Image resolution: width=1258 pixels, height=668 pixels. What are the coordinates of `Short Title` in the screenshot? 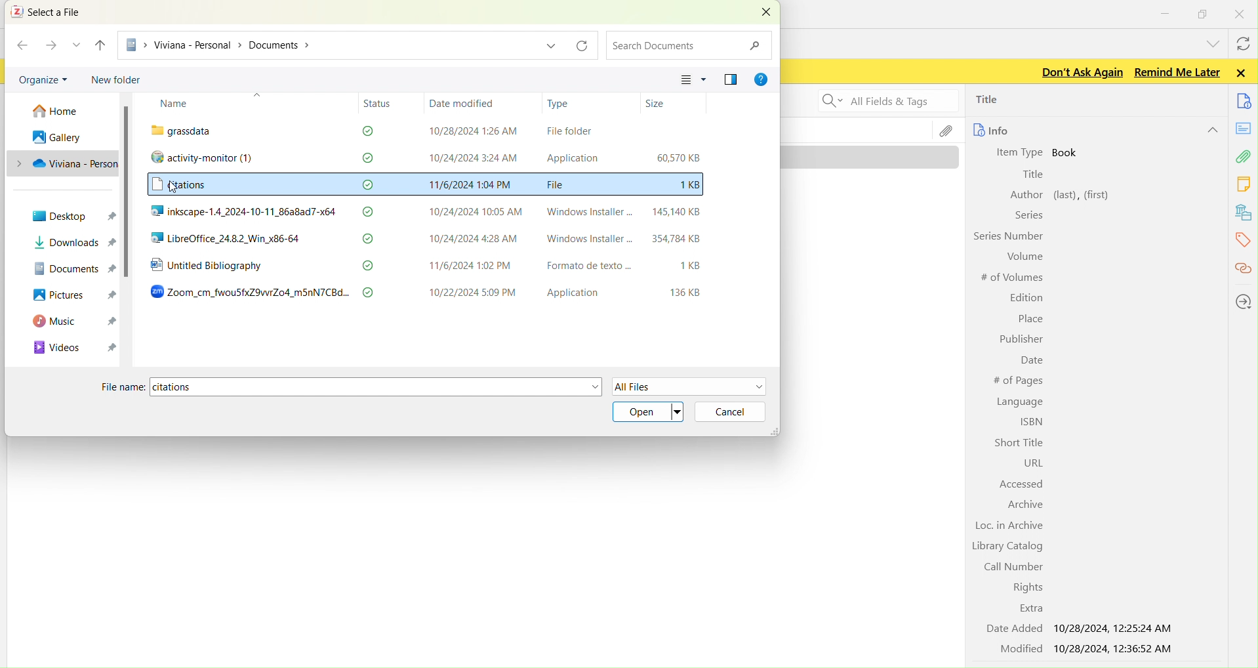 It's located at (1014, 441).